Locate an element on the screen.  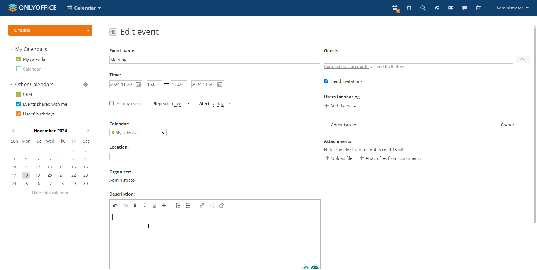
alert type is located at coordinates (215, 104).